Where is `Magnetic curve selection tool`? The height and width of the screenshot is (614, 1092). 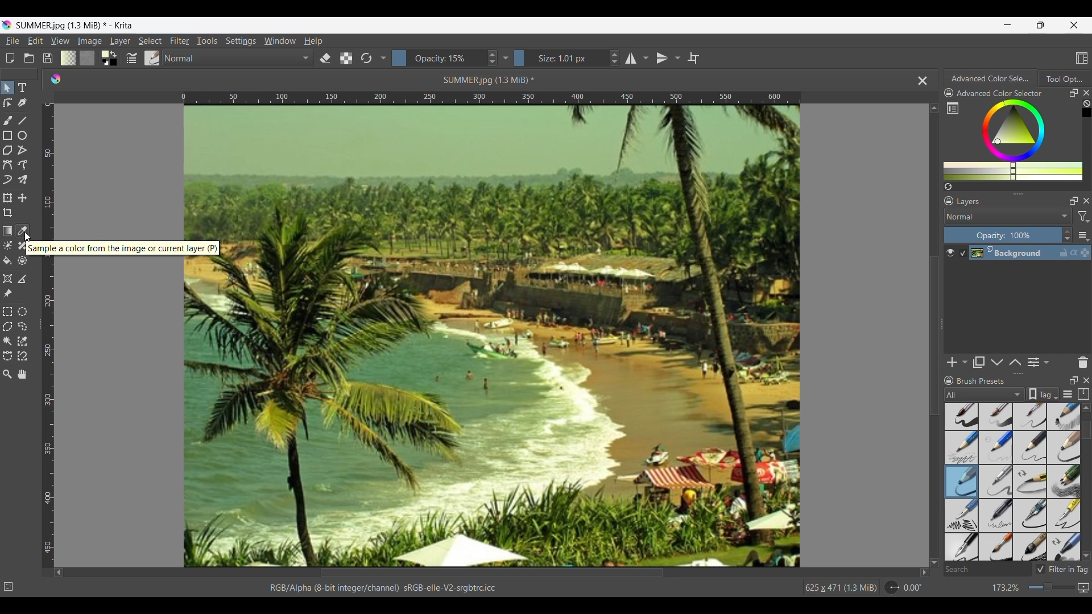 Magnetic curve selection tool is located at coordinates (22, 356).